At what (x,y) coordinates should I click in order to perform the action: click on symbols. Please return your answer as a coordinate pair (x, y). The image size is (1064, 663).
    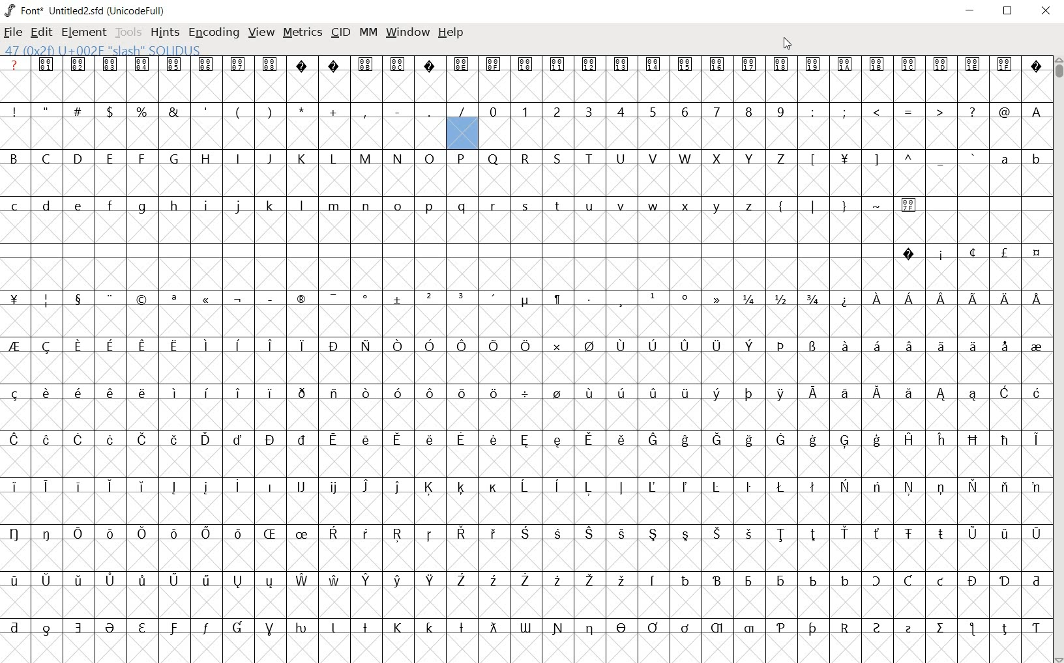
    Looking at the image, I should click on (528, 298).